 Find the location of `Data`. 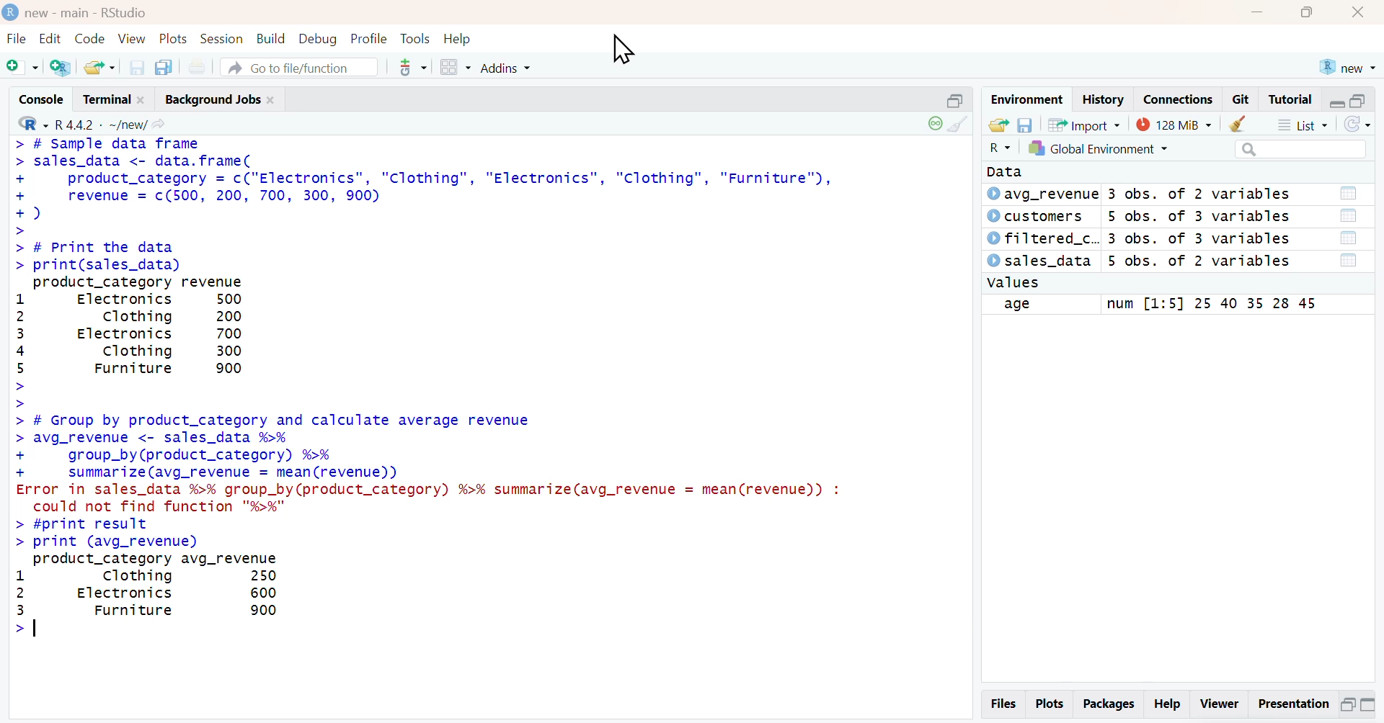

Data is located at coordinates (1011, 171).